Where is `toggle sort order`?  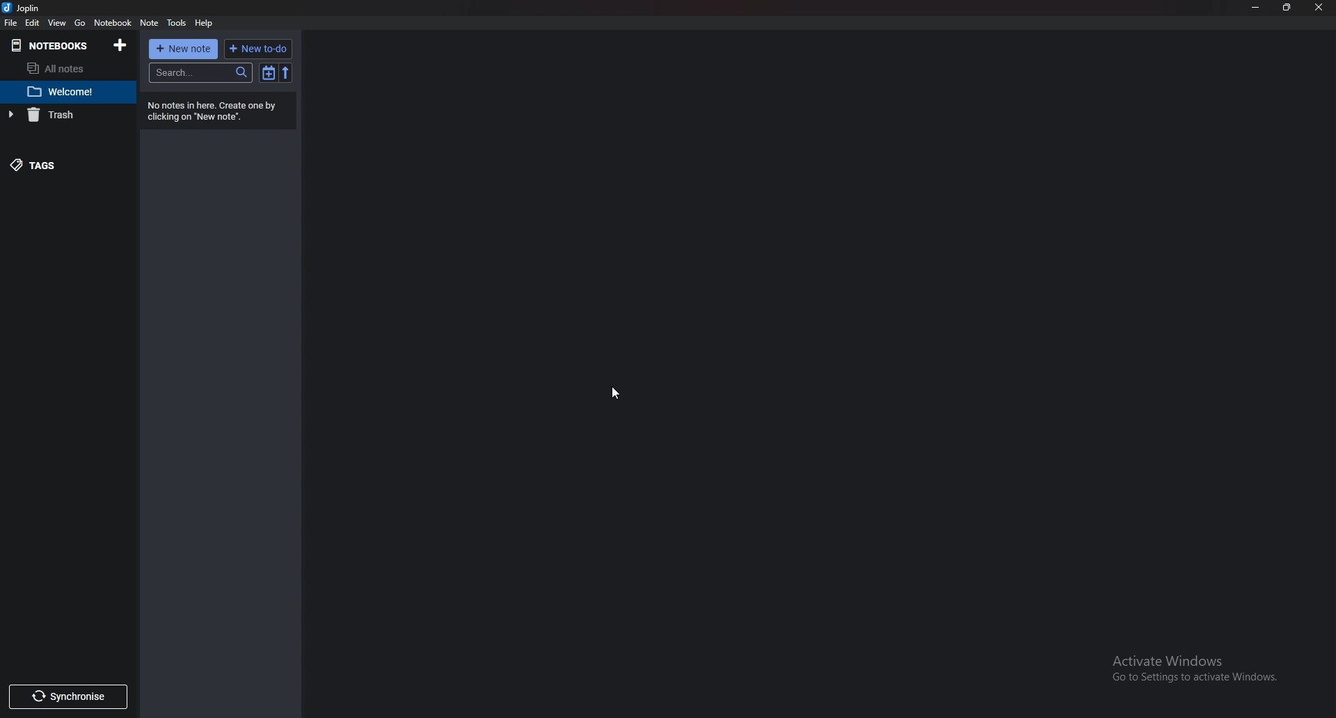 toggle sort order is located at coordinates (269, 73).